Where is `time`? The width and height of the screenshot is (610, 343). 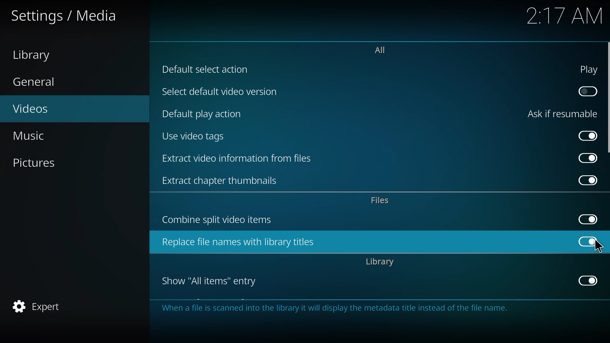
time is located at coordinates (565, 16).